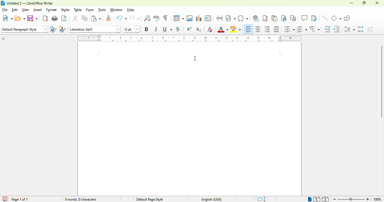  Describe the element at coordinates (167, 29) in the screenshot. I see `underline` at that location.